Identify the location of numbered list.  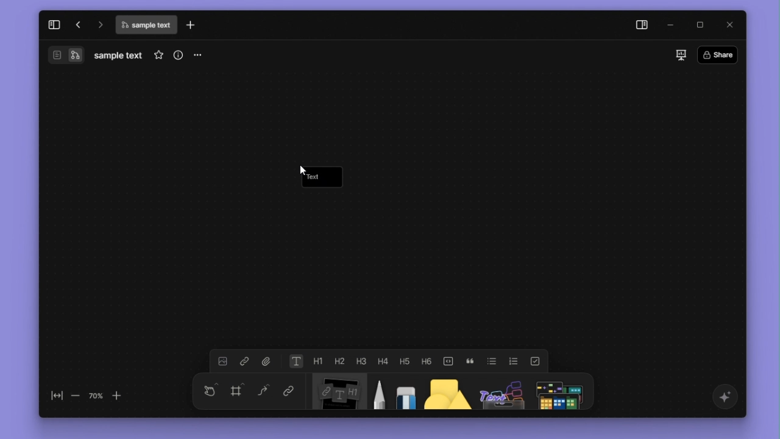
(514, 360).